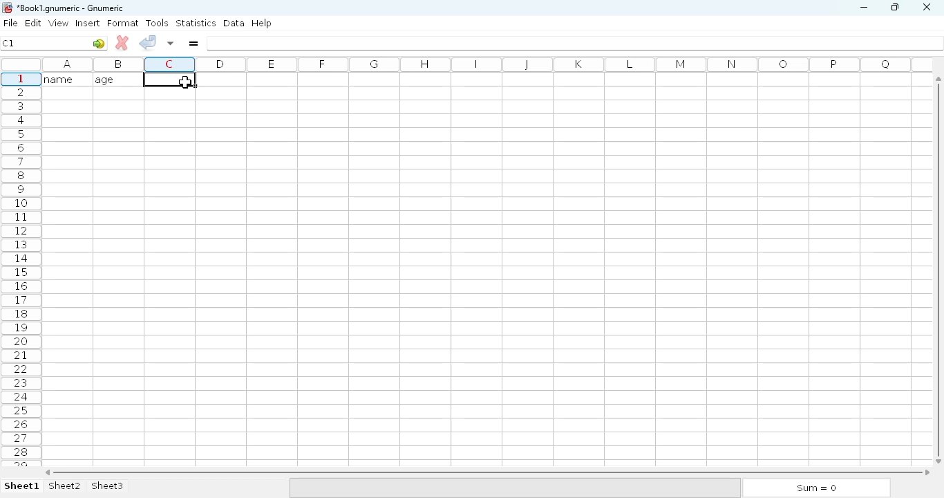 Image resolution: width=944 pixels, height=498 pixels. Describe the element at coordinates (123, 23) in the screenshot. I see `format` at that location.